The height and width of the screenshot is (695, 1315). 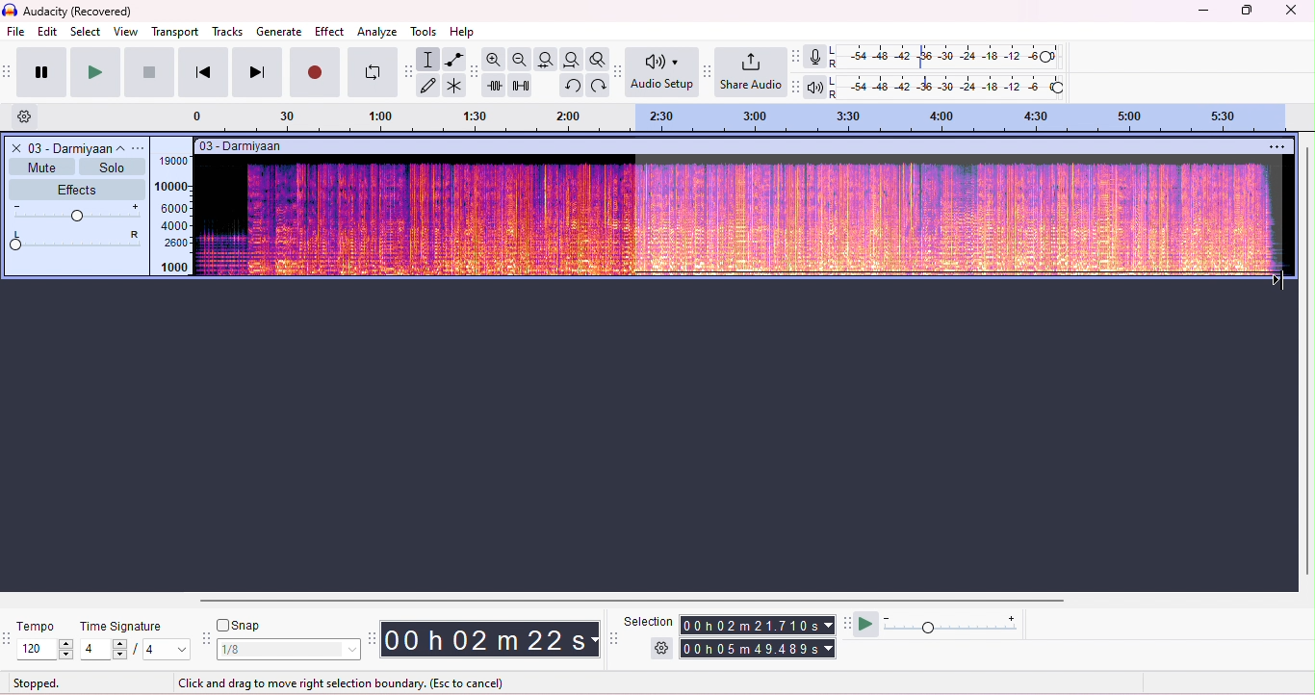 I want to click on analyze, so click(x=378, y=32).